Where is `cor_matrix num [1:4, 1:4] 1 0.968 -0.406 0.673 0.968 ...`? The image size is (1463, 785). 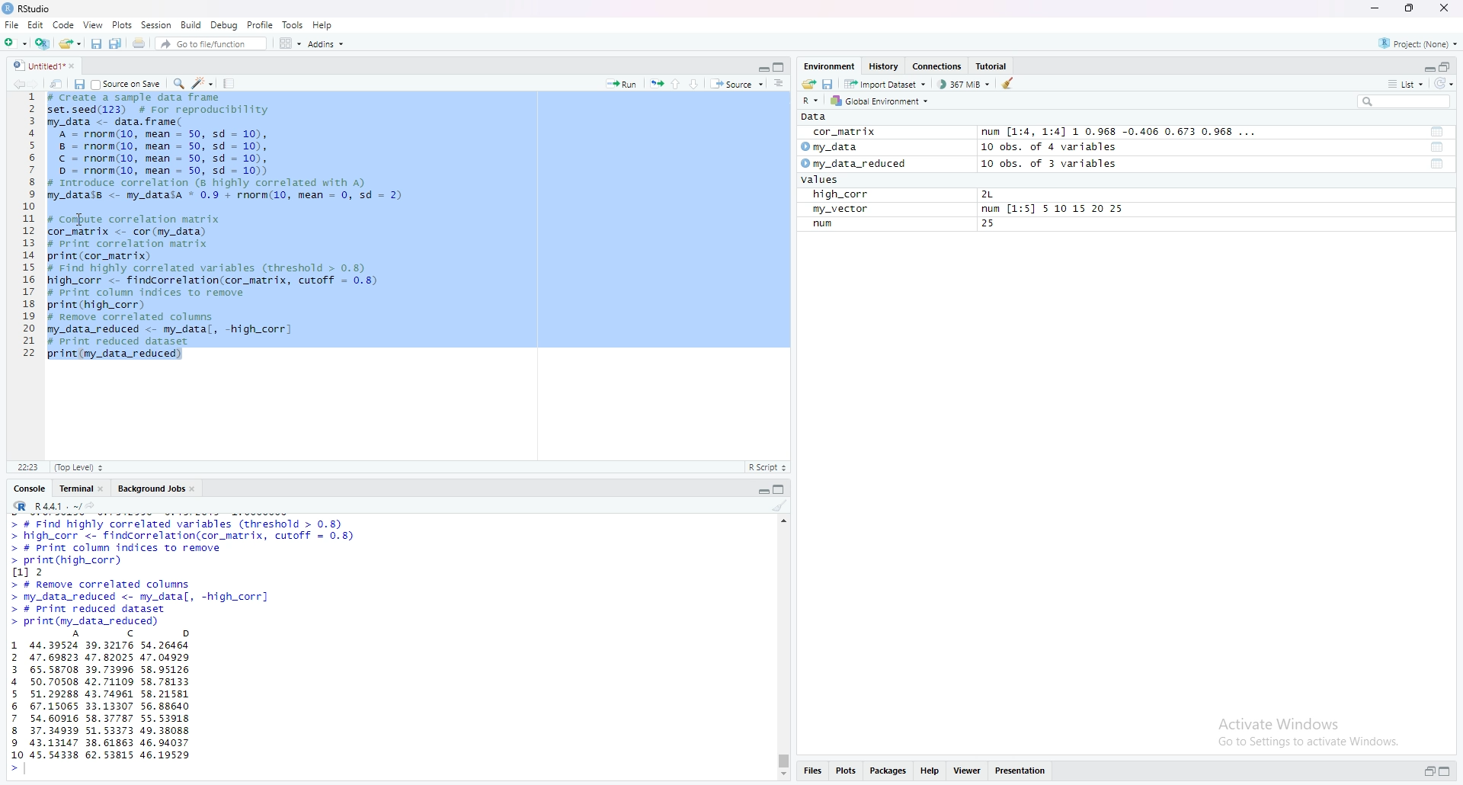
cor_matrix num [1:4, 1:4] 1 0.968 -0.406 0.673 0.968 ... is located at coordinates (1039, 132).